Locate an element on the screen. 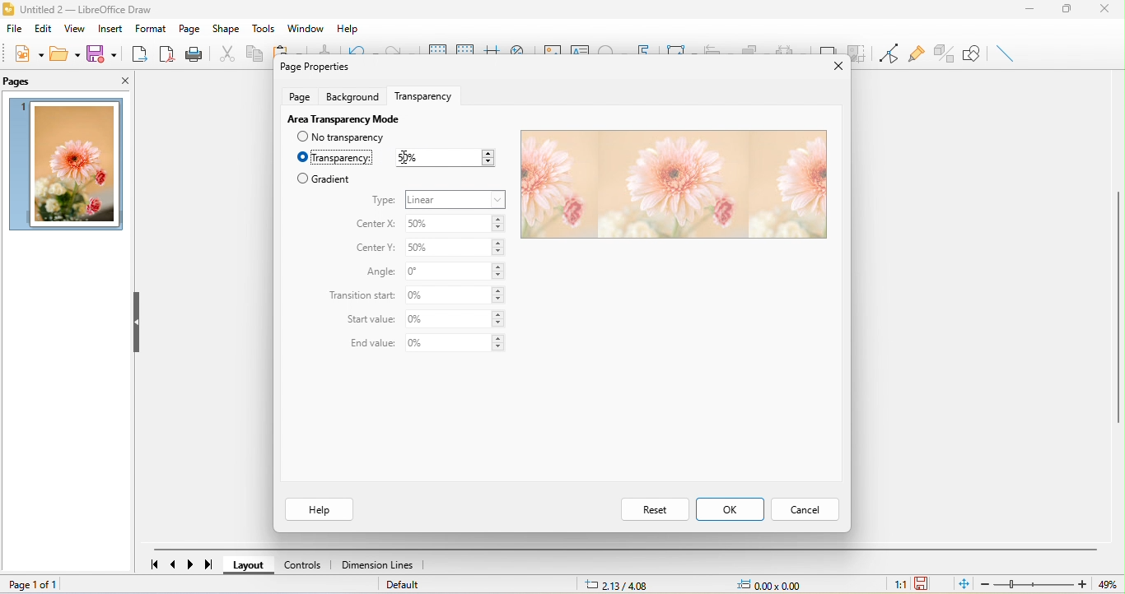 This screenshot has width=1125, height=594. help is located at coordinates (350, 26).